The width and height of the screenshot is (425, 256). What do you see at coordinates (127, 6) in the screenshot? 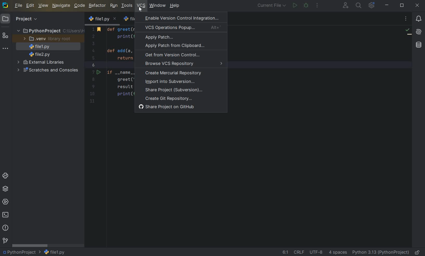
I see `tools` at bounding box center [127, 6].